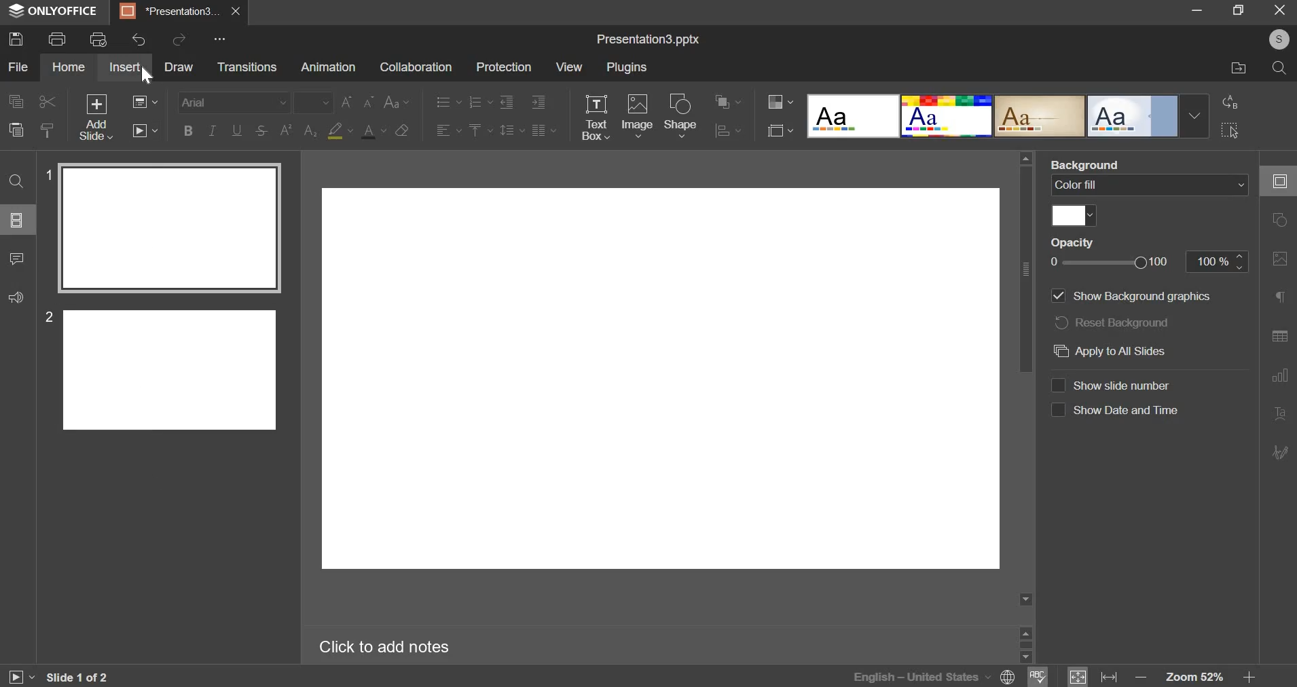 This screenshot has height=687, width=1297. What do you see at coordinates (1277, 39) in the screenshot?
I see `Account name` at bounding box center [1277, 39].